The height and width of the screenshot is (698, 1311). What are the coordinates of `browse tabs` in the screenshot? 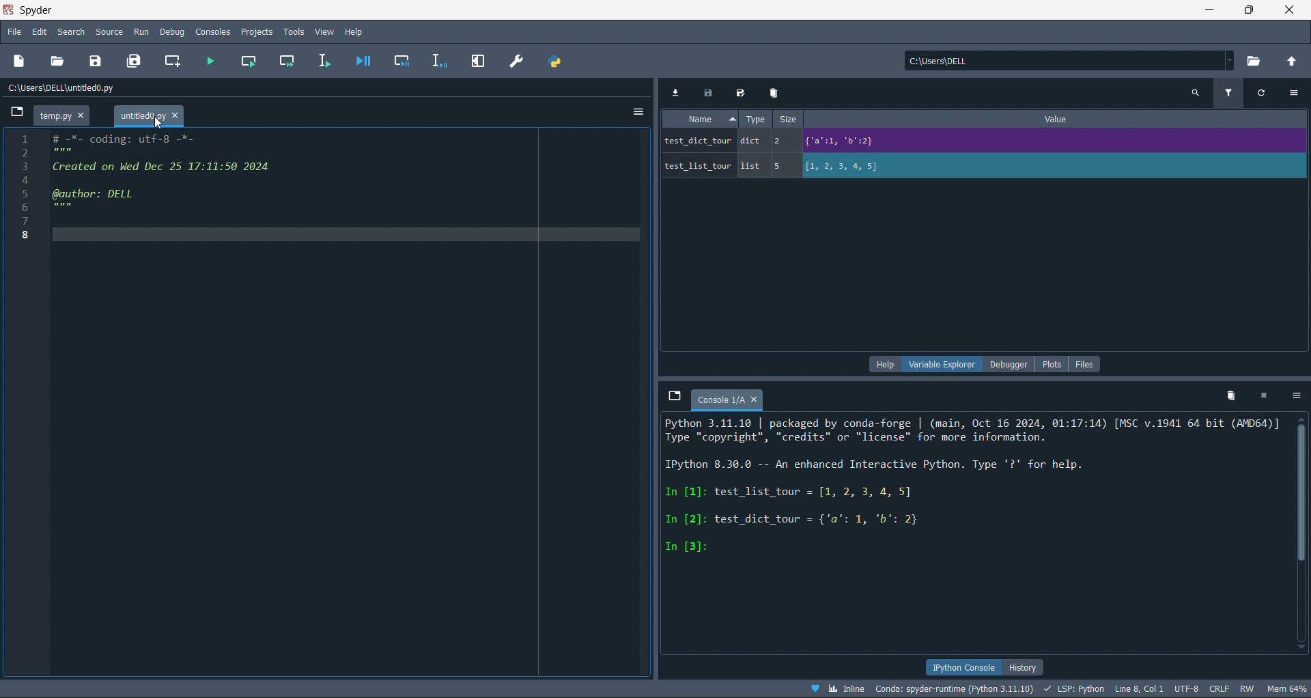 It's located at (671, 396).